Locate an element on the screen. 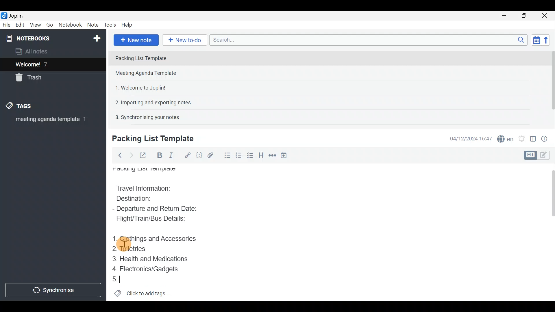 The width and height of the screenshot is (555, 312). New to-do is located at coordinates (185, 40).